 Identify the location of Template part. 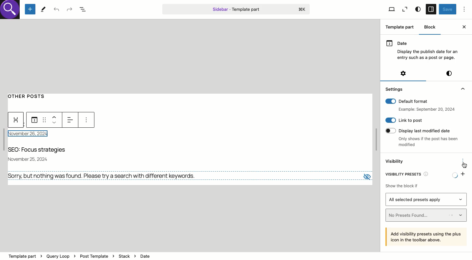
(401, 28).